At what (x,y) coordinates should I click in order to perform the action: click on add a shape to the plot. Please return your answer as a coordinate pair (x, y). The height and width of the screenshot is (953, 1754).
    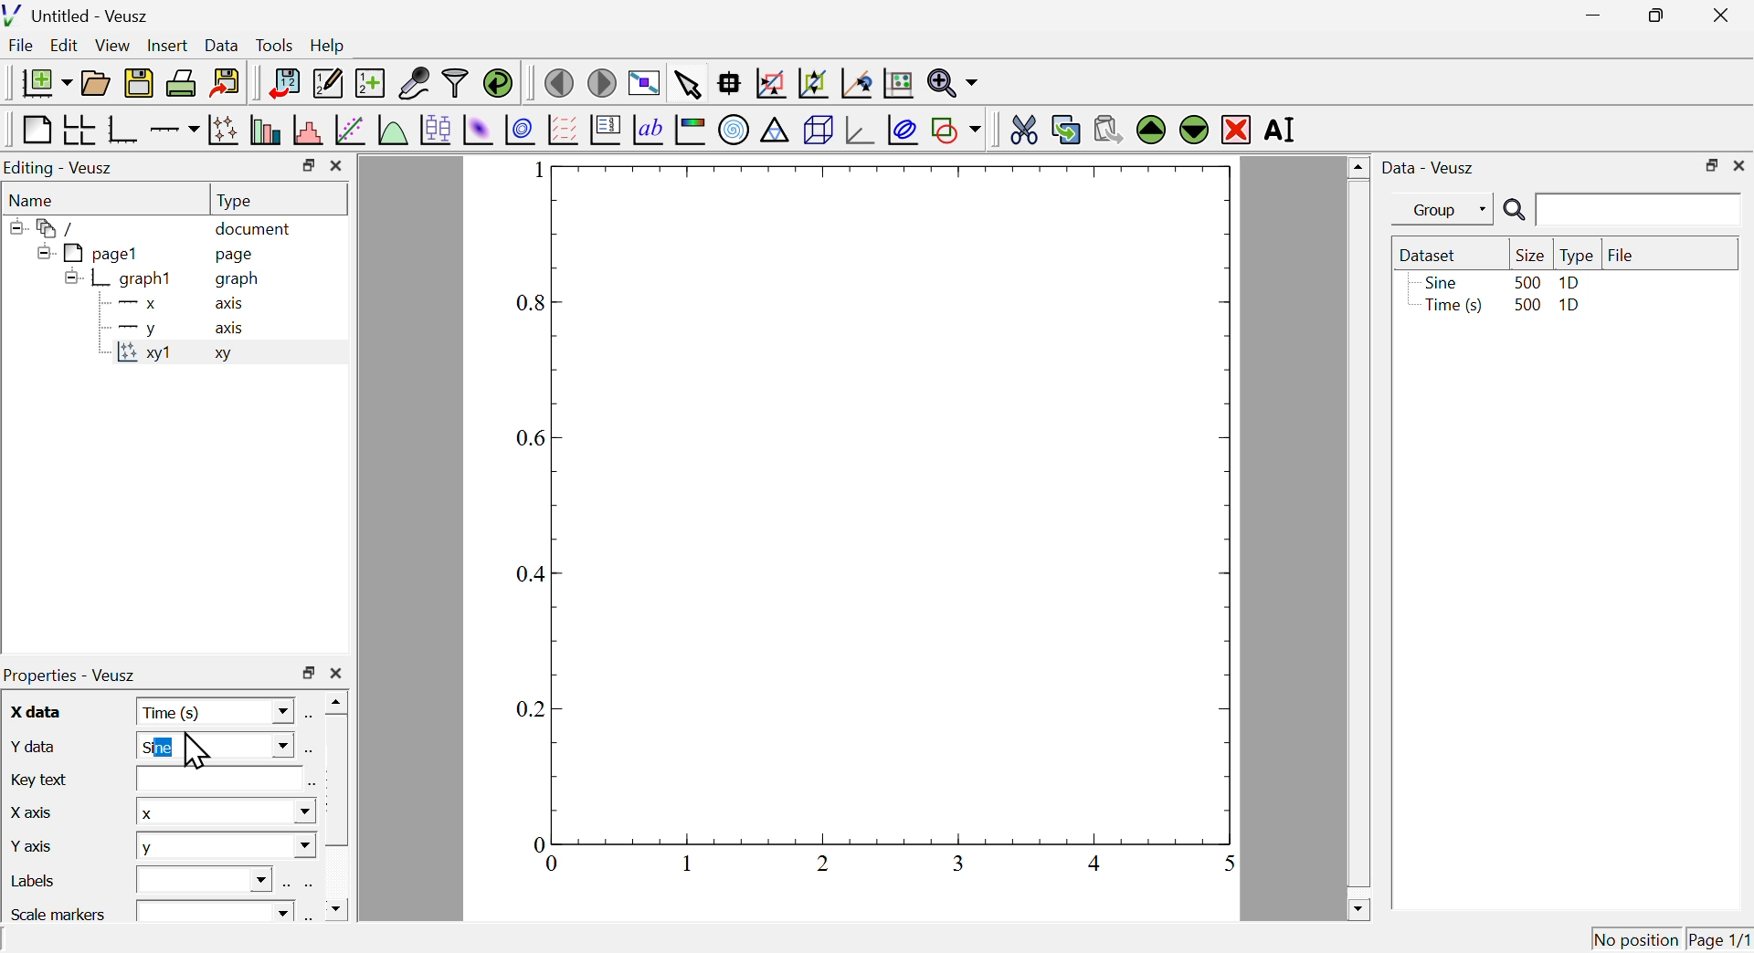
    Looking at the image, I should click on (956, 130).